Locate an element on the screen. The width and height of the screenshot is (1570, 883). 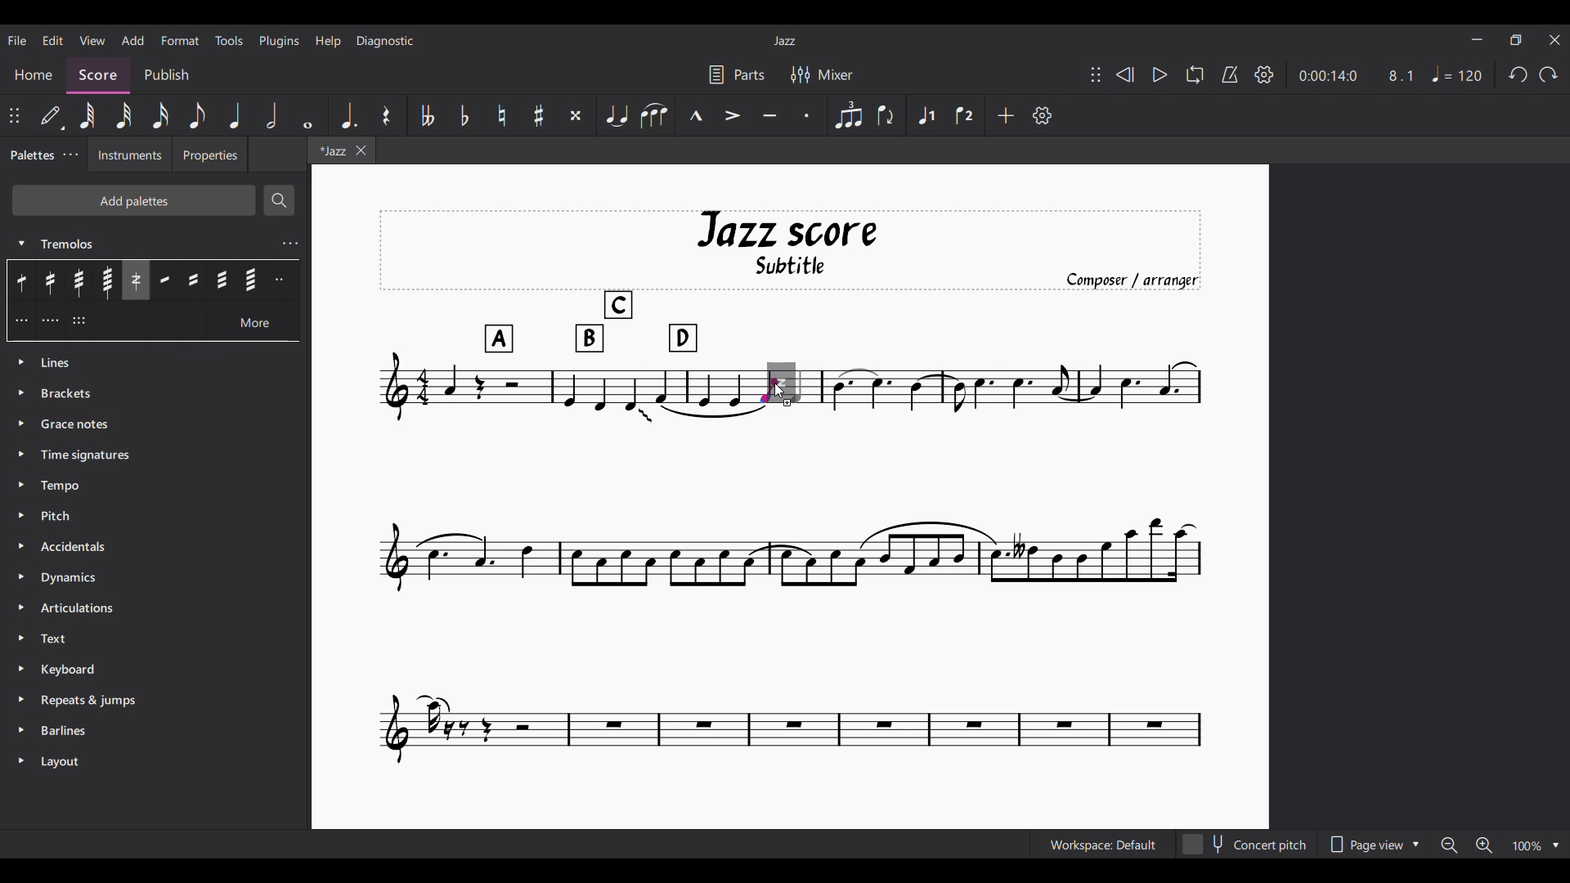
Quarter note is located at coordinates (235, 114).